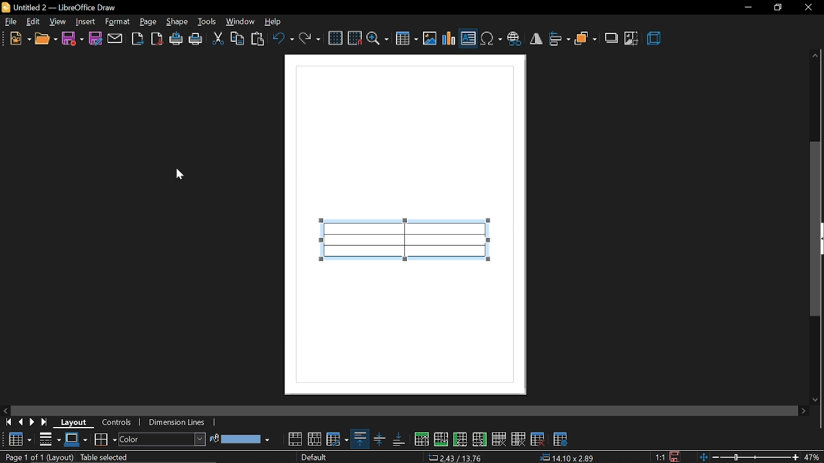 This screenshot has width=824, height=463. Describe the element at coordinates (46, 40) in the screenshot. I see `open` at that location.